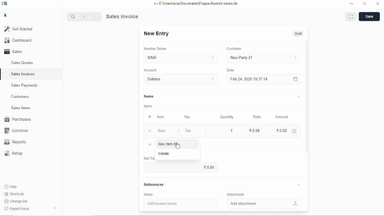 This screenshot has width=384, height=216. Describe the element at coordinates (170, 144) in the screenshot. I see `New item 06` at that location.